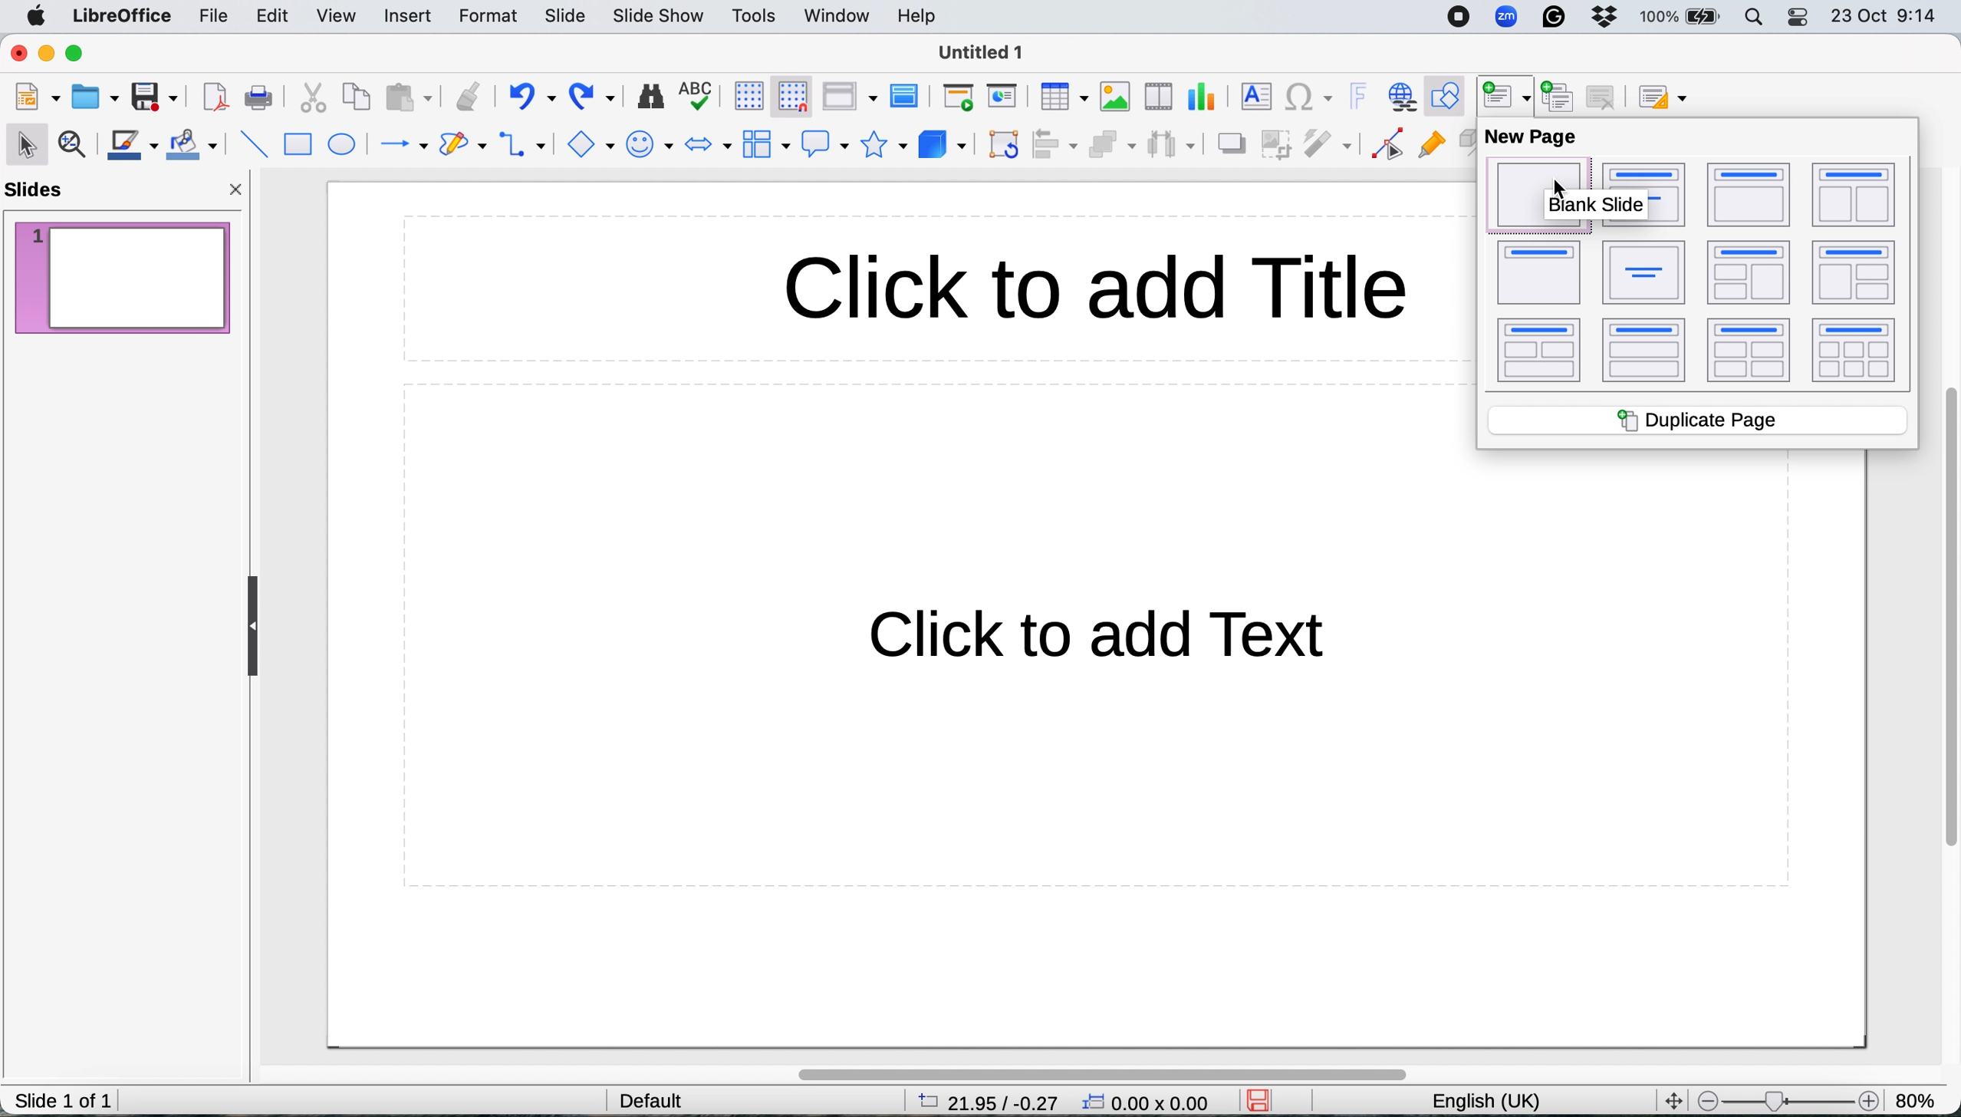 The width and height of the screenshot is (1961, 1117). What do you see at coordinates (26, 142) in the screenshot?
I see `selection tool` at bounding box center [26, 142].